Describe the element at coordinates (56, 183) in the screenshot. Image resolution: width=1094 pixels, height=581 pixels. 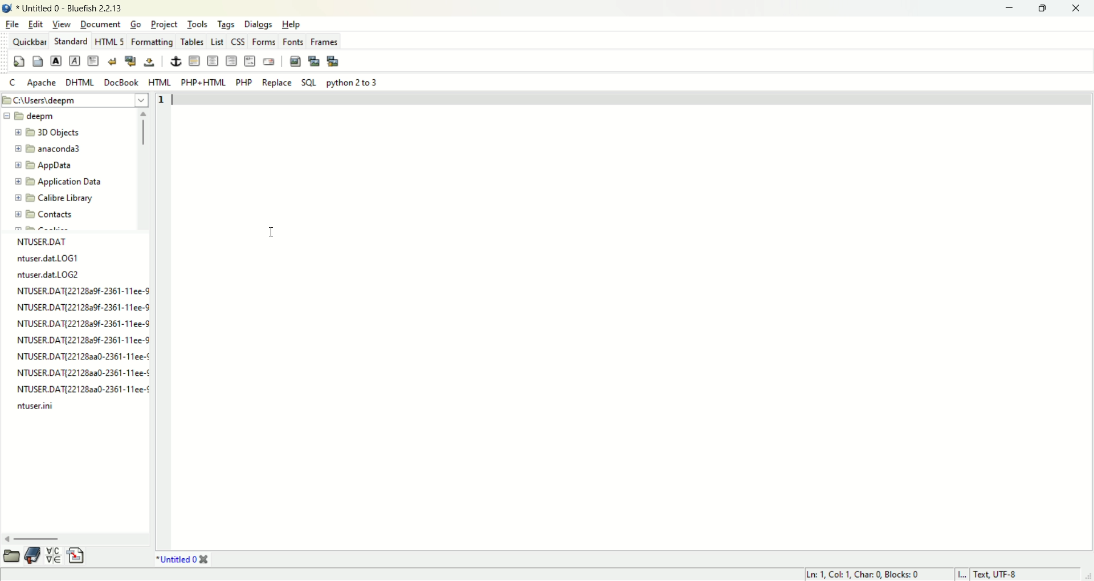
I see `application` at that location.